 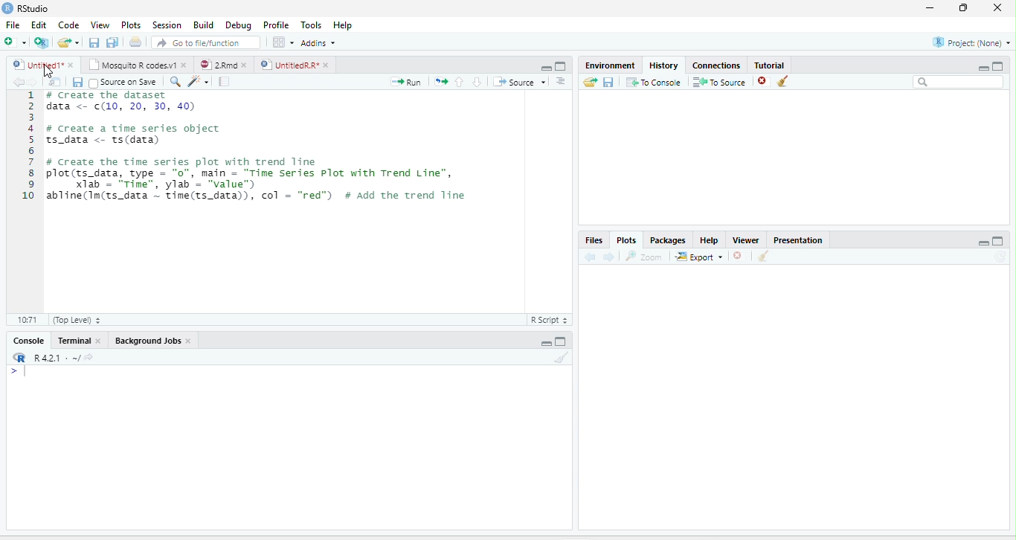 What do you see at coordinates (710, 240) in the screenshot?
I see `Help` at bounding box center [710, 240].